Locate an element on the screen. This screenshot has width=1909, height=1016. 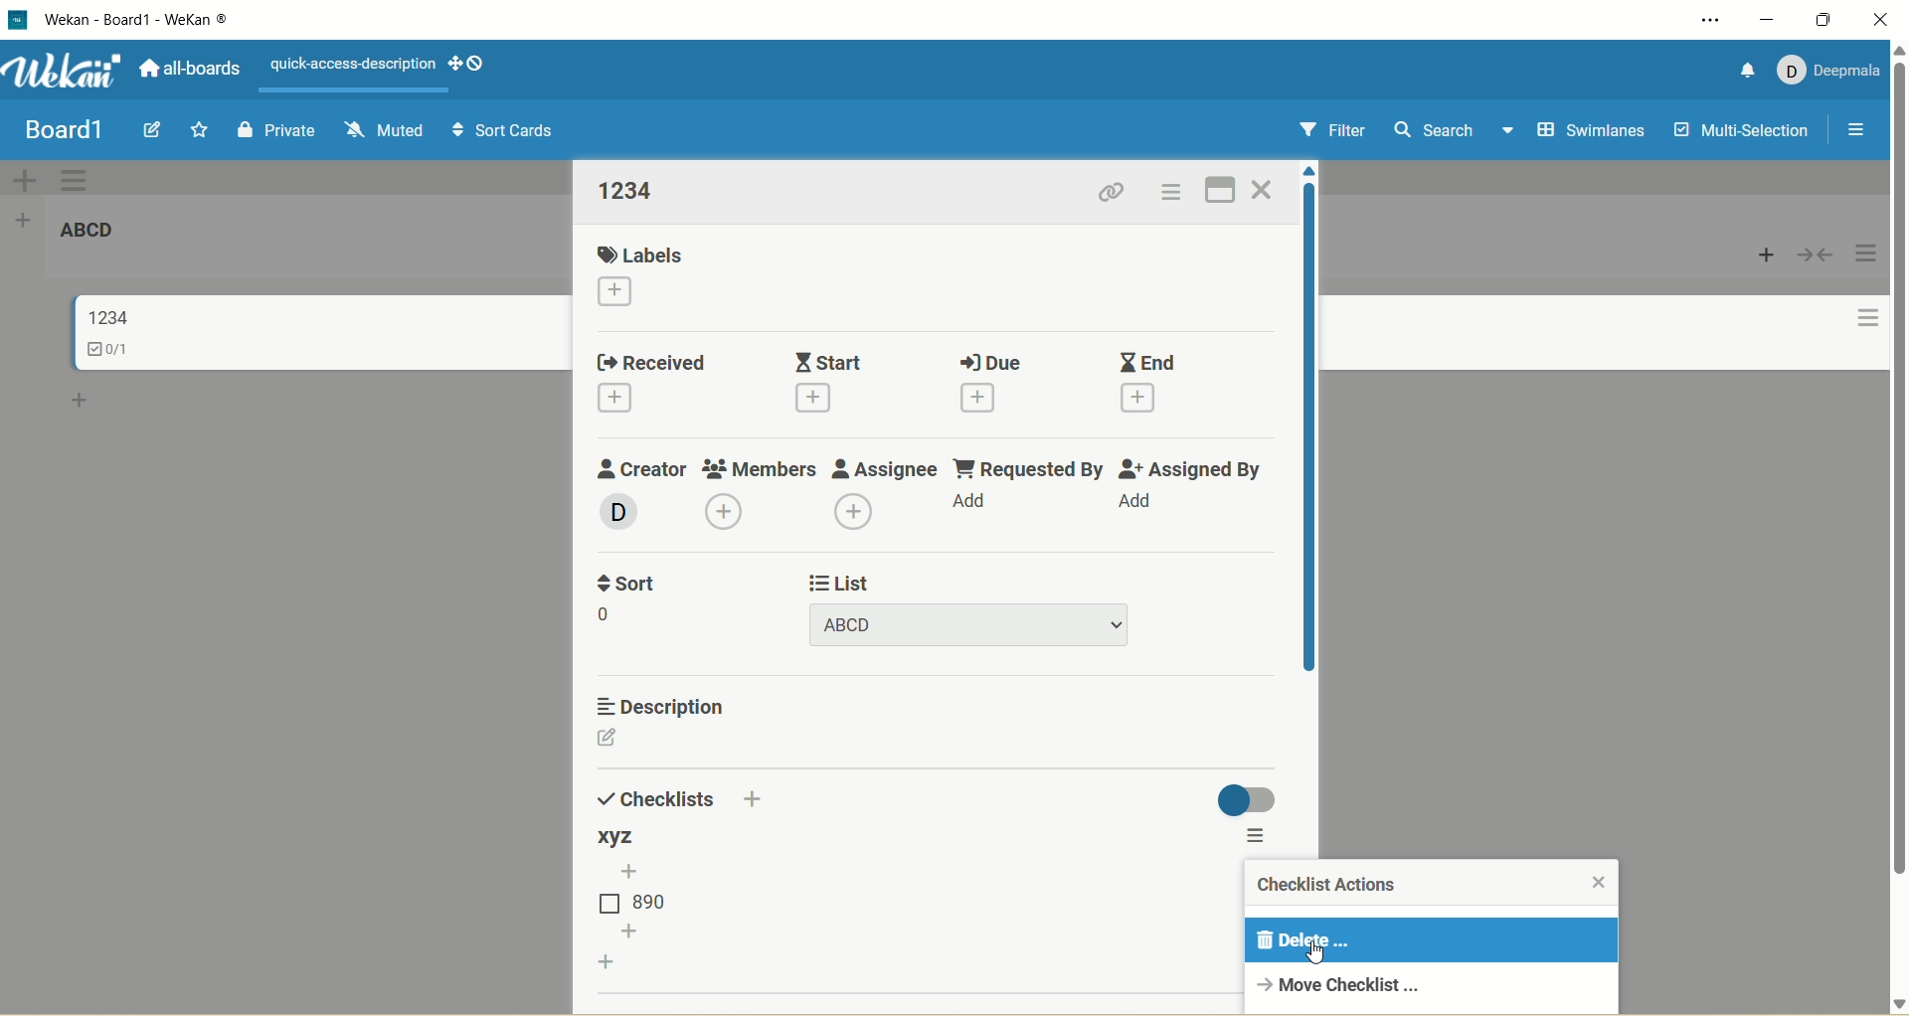
vertical scroll bar is located at coordinates (1317, 432).